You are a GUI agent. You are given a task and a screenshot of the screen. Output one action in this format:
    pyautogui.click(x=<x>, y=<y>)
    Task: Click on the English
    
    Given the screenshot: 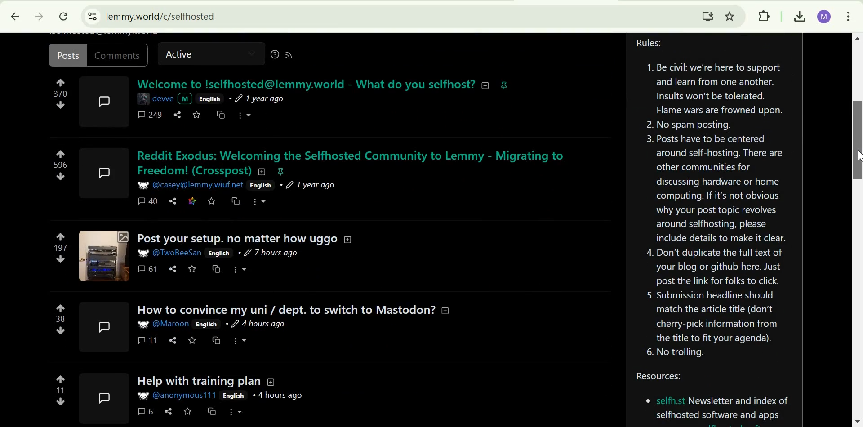 What is the action you would take?
    pyautogui.click(x=234, y=396)
    